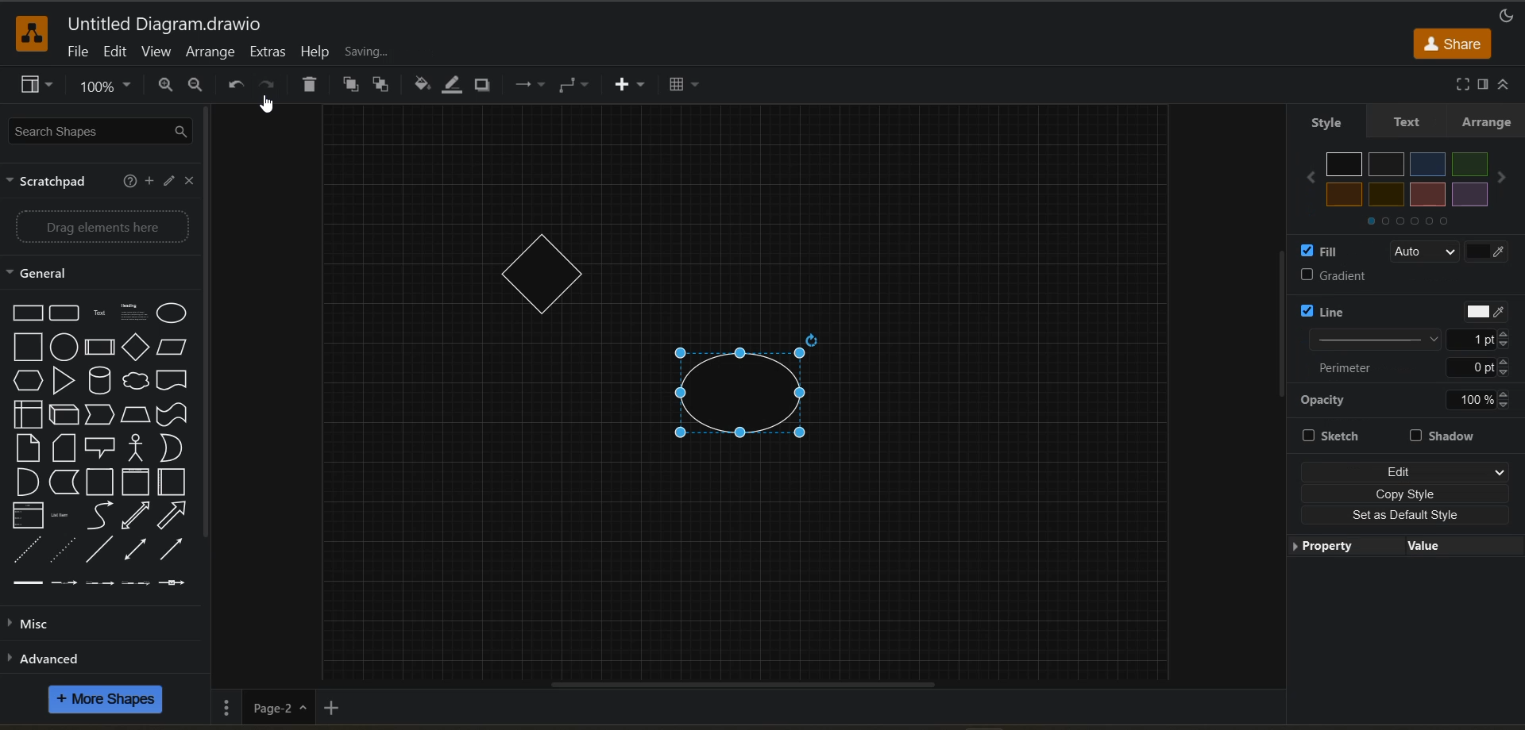  What do you see at coordinates (318, 52) in the screenshot?
I see `help` at bounding box center [318, 52].